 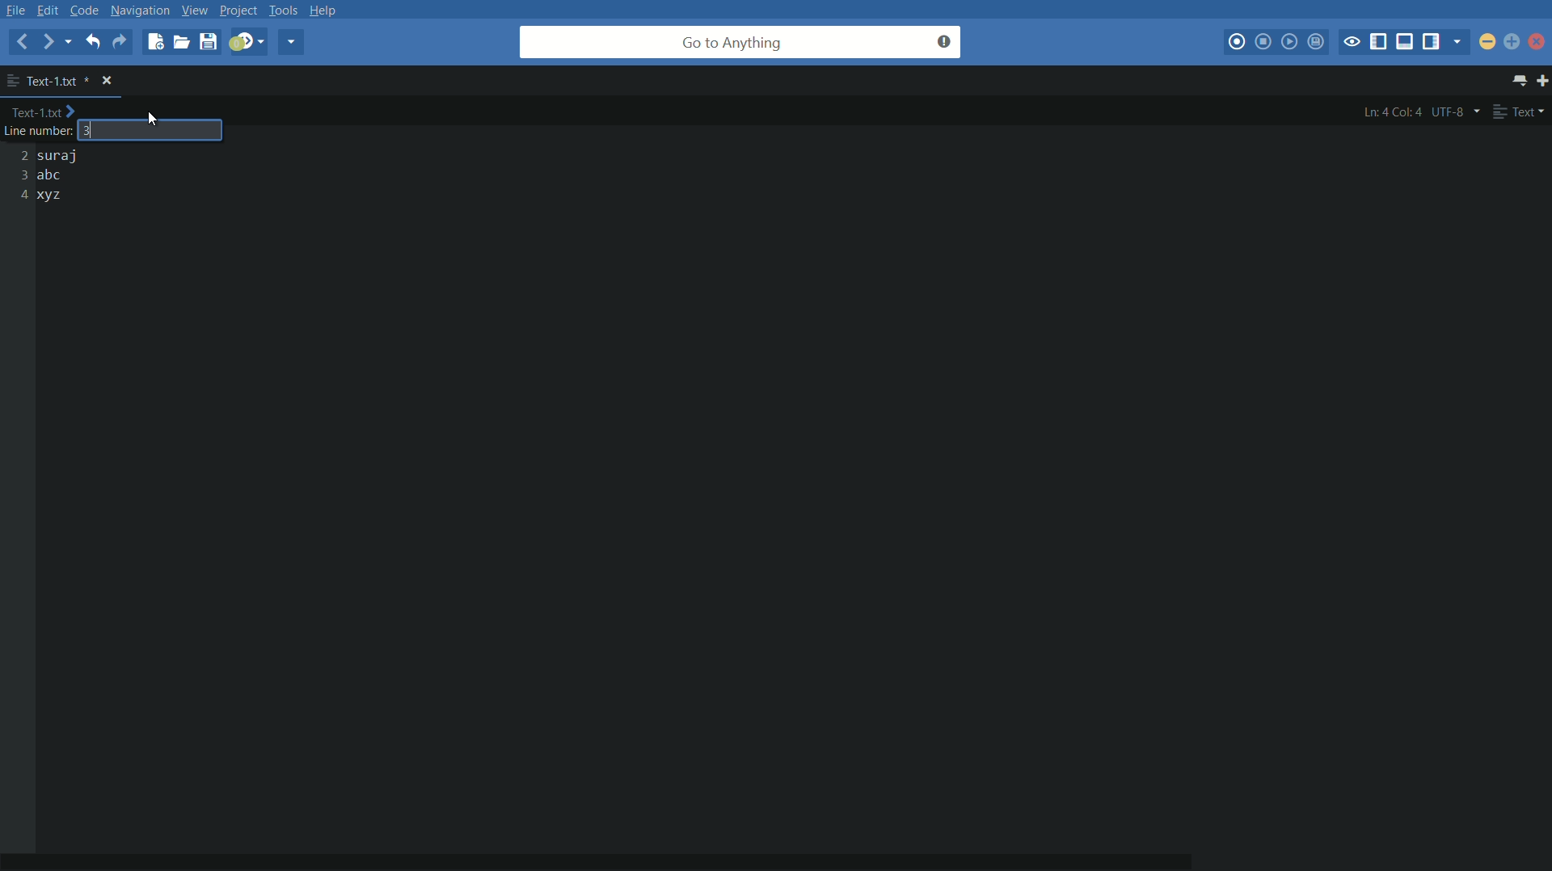 What do you see at coordinates (1456, 112) in the screenshot?
I see `utf-8` at bounding box center [1456, 112].